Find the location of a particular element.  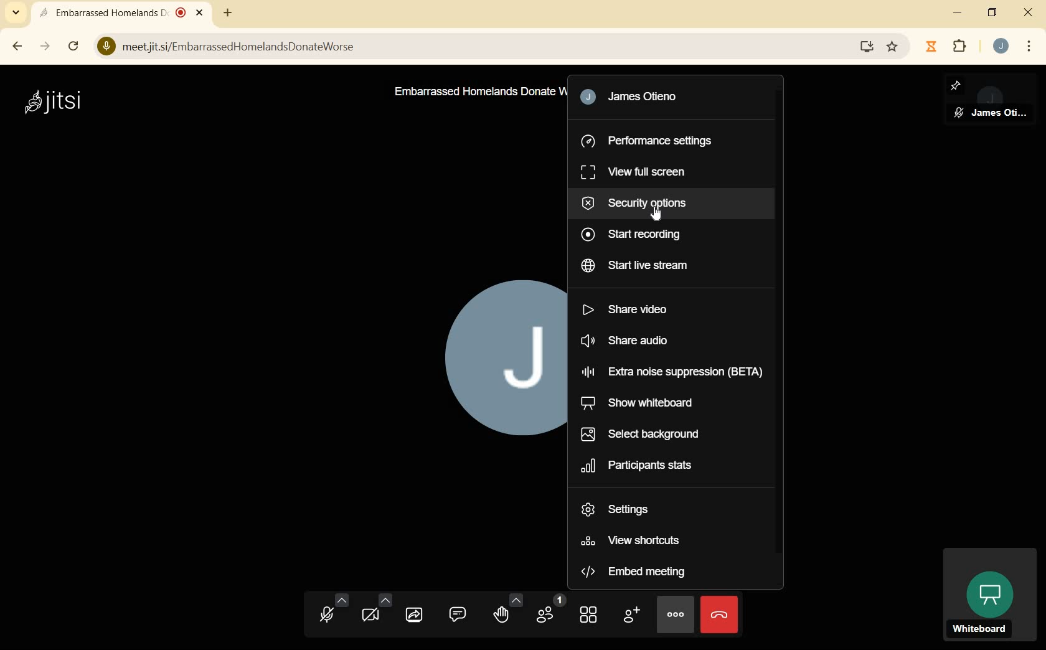

search tabs is located at coordinates (16, 12).